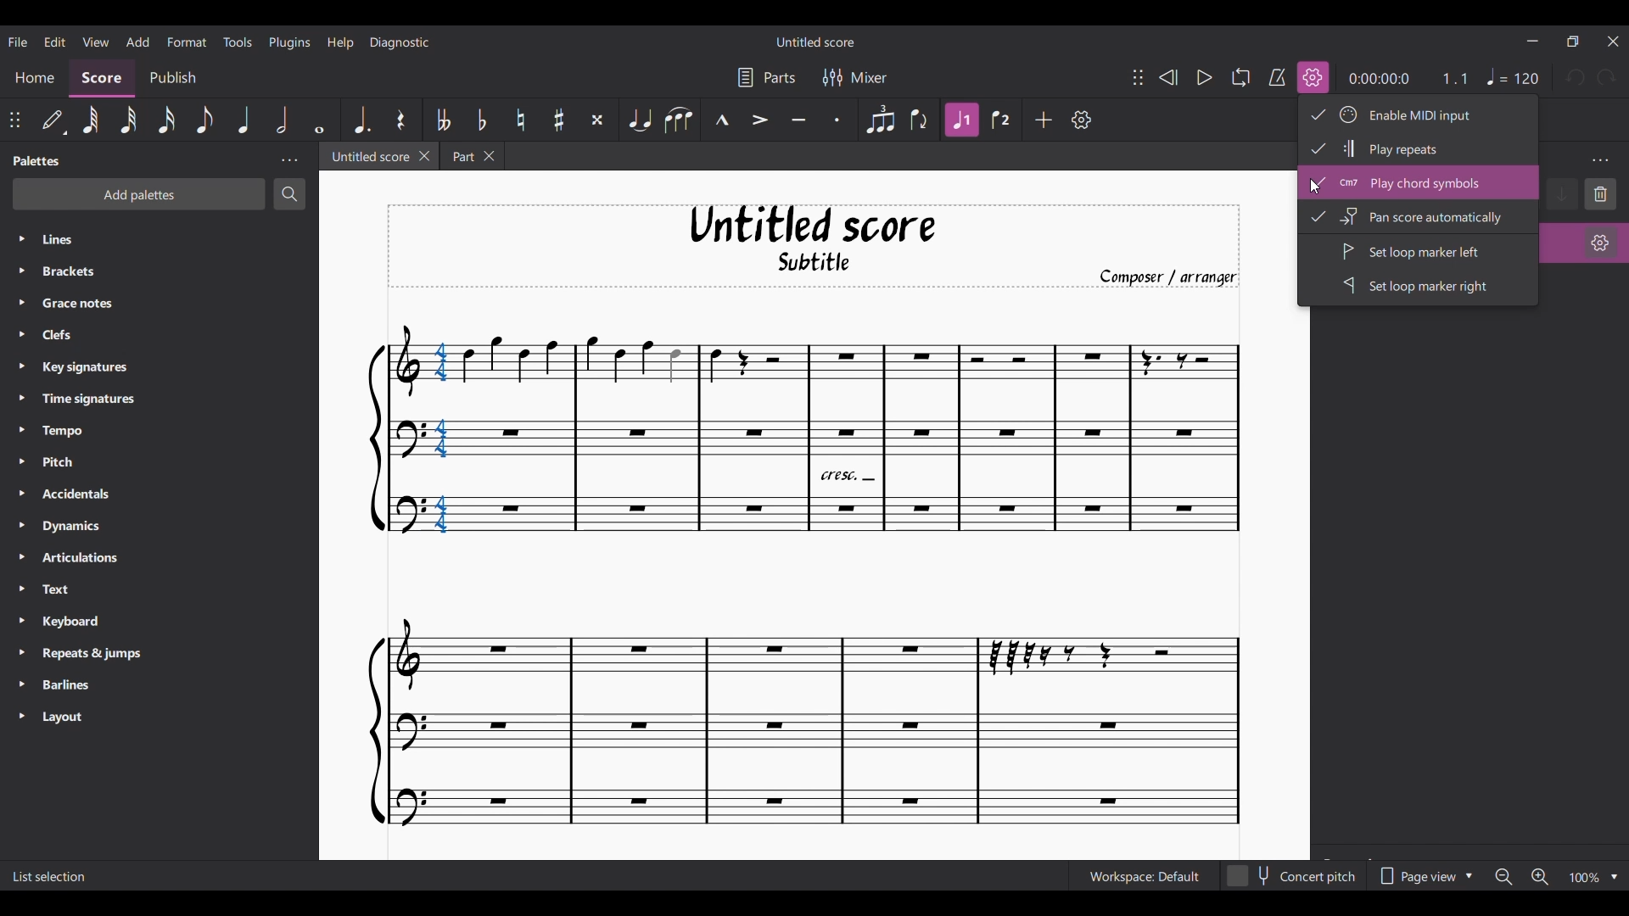 This screenshot has width=1629, height=916. I want to click on Quarter note, so click(244, 120).